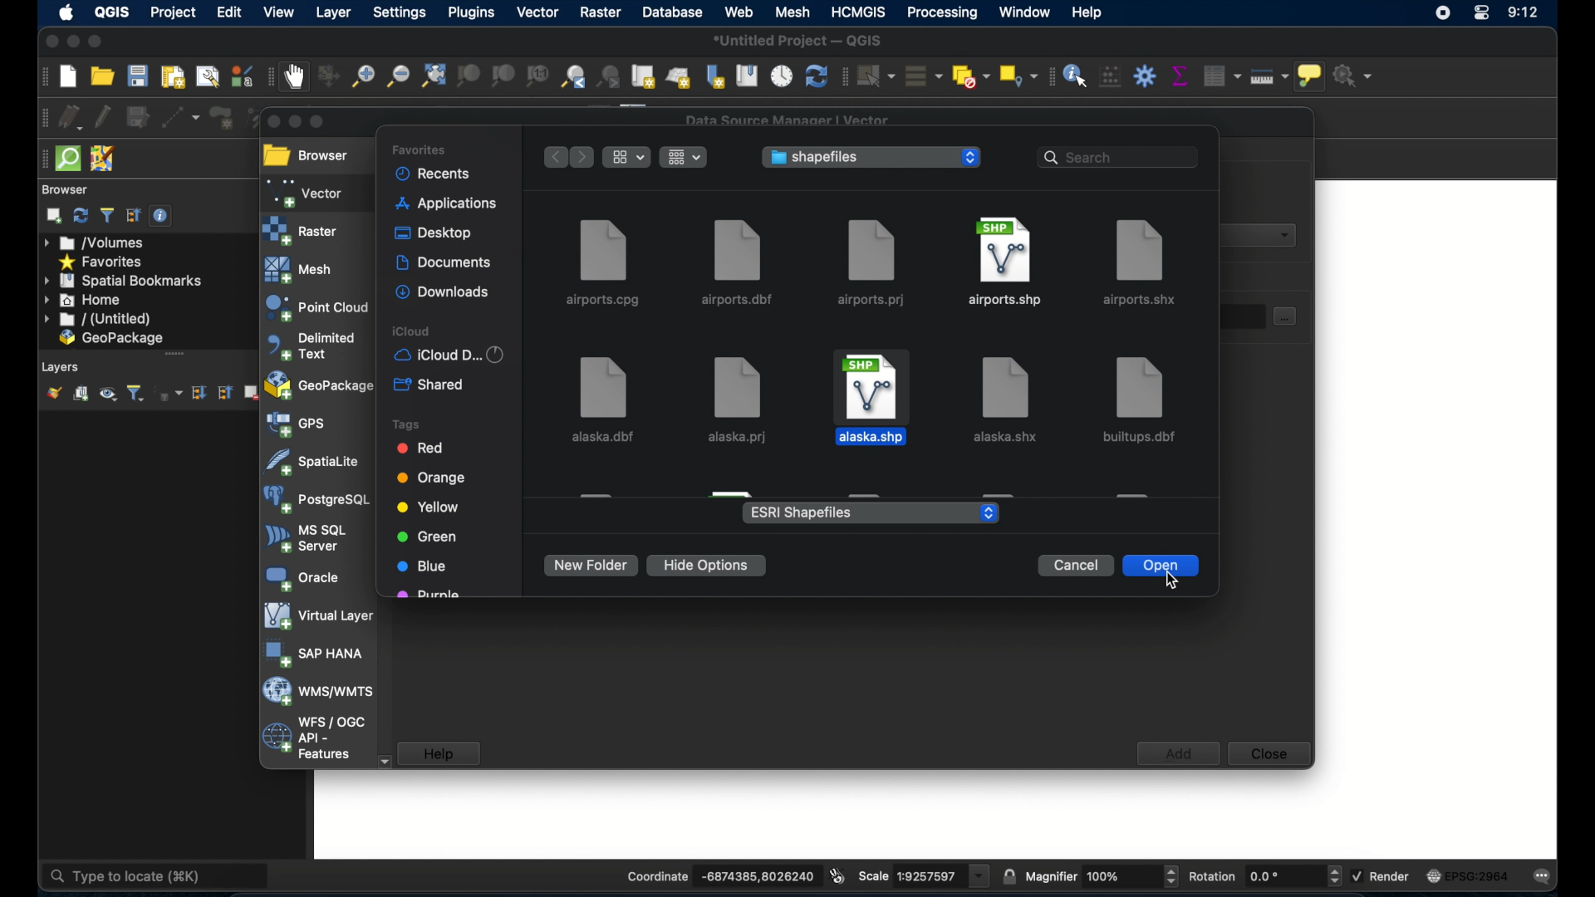  I want to click on spatial bookmarks, so click(124, 280).